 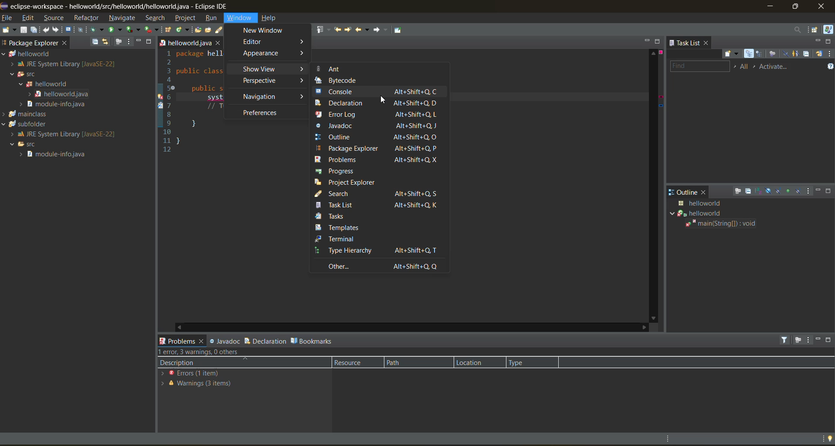 What do you see at coordinates (797, 54) in the screenshot?
I see `show only my tasks` at bounding box center [797, 54].